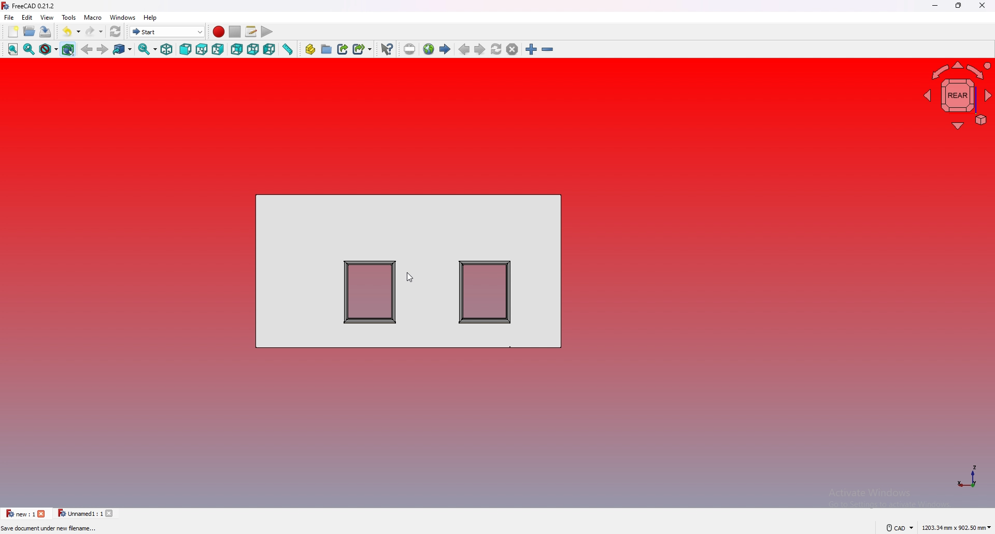  Describe the element at coordinates (982, 6) in the screenshot. I see `close` at that location.